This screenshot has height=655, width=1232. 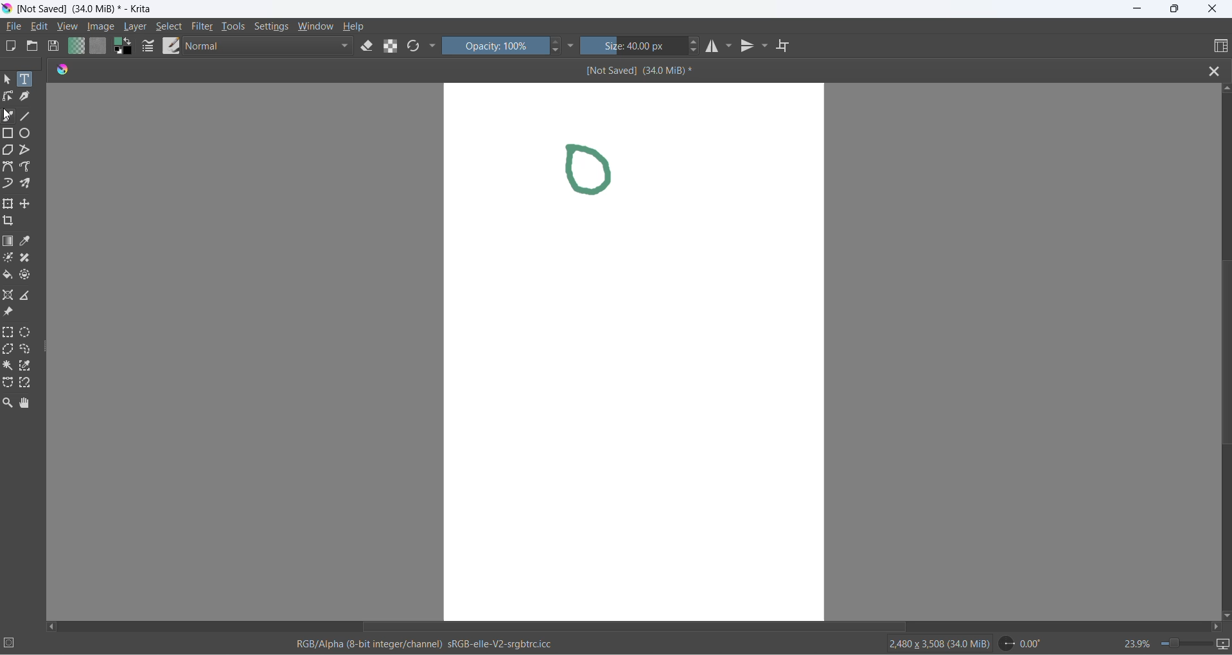 I want to click on transform a layer, so click(x=10, y=205).